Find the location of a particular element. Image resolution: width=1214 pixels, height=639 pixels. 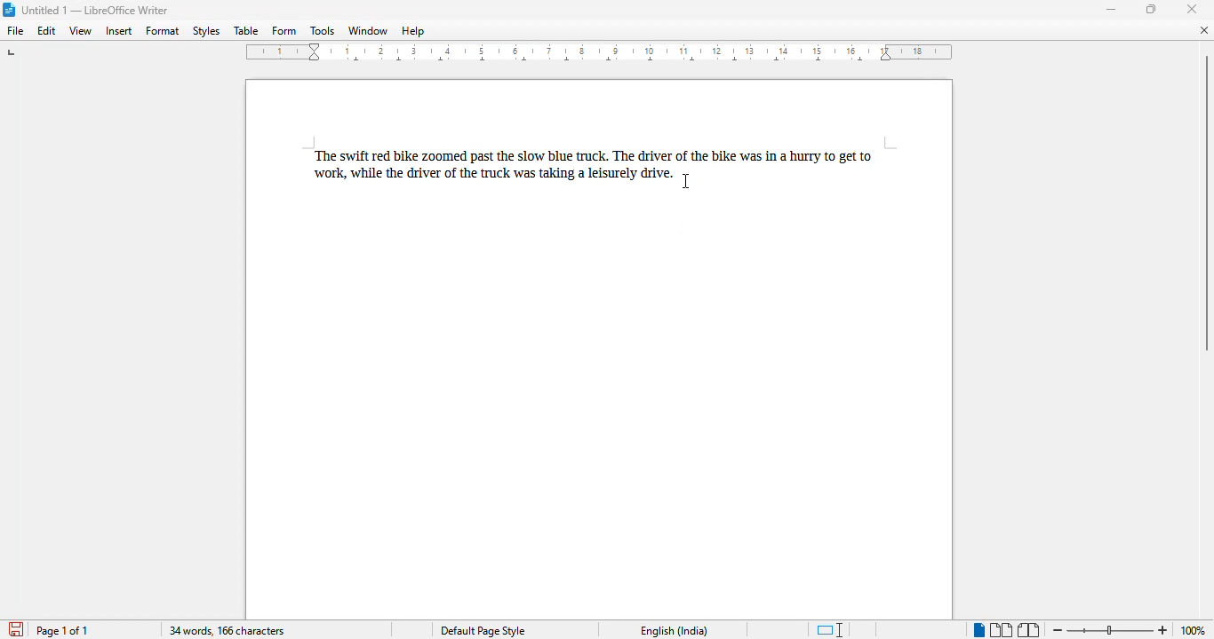

edit is located at coordinates (47, 30).